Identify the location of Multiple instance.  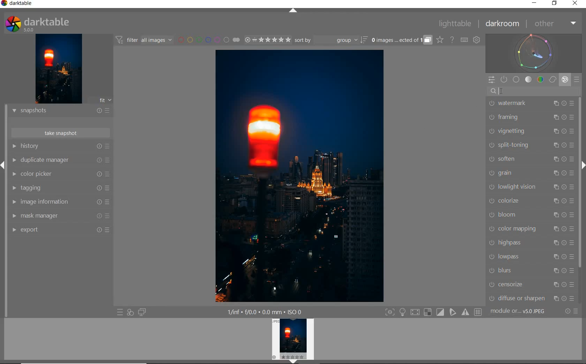
(553, 242).